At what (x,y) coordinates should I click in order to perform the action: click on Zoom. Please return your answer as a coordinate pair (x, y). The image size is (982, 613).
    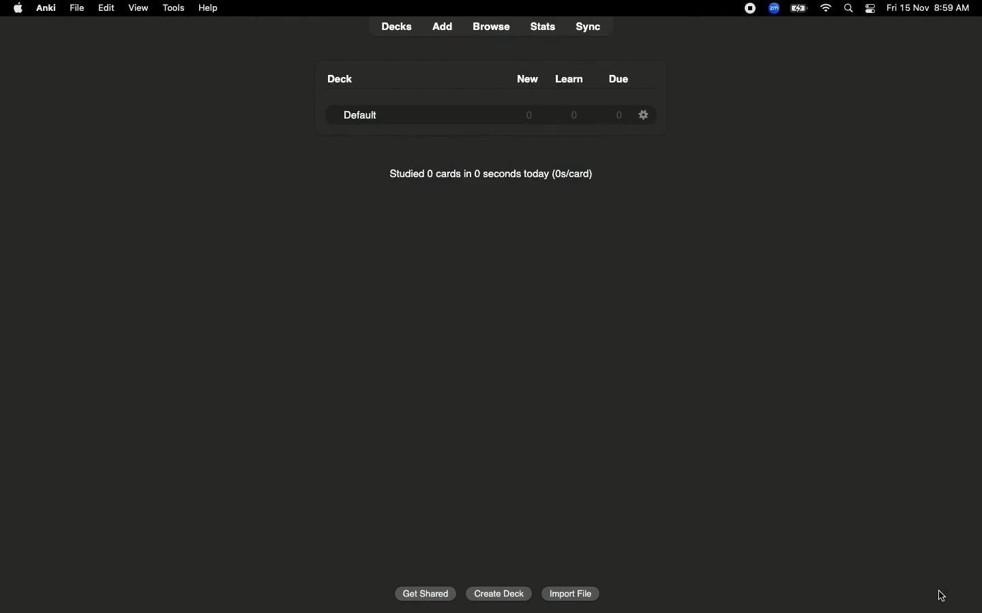
    Looking at the image, I should click on (773, 9).